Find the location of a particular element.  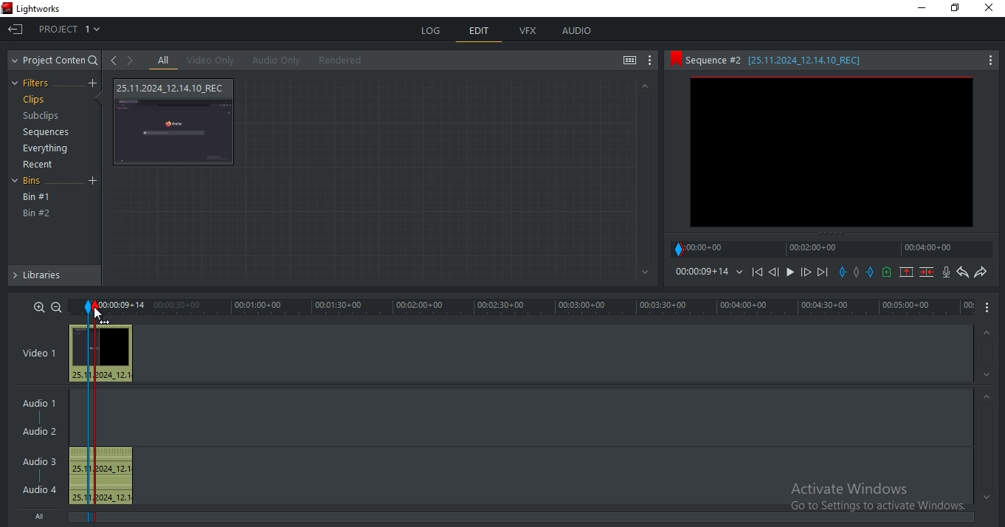

sequence #2 is located at coordinates (815, 61).